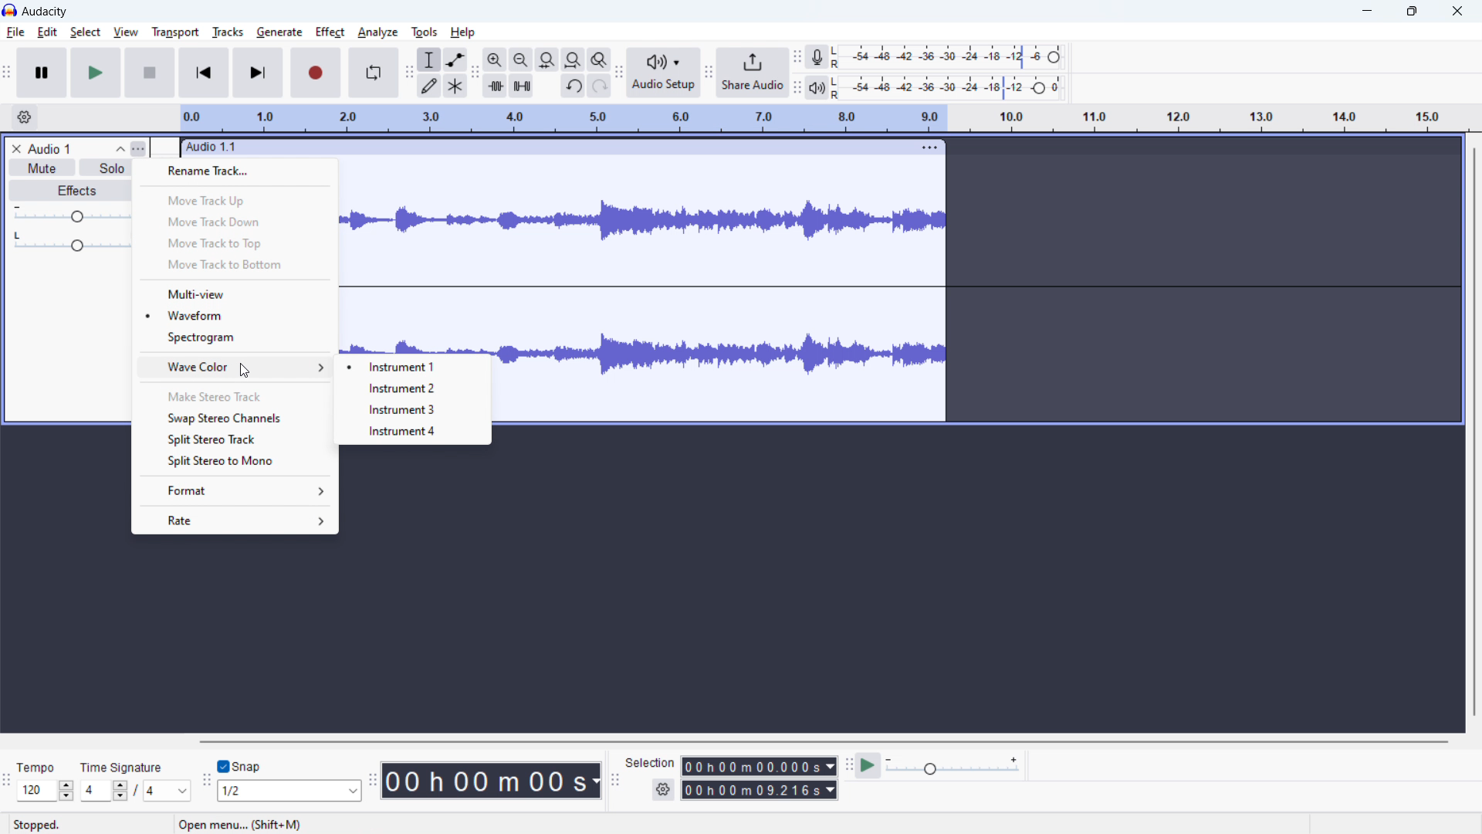 This screenshot has width=1482, height=834. Describe the element at coordinates (378, 32) in the screenshot. I see `analyze` at that location.